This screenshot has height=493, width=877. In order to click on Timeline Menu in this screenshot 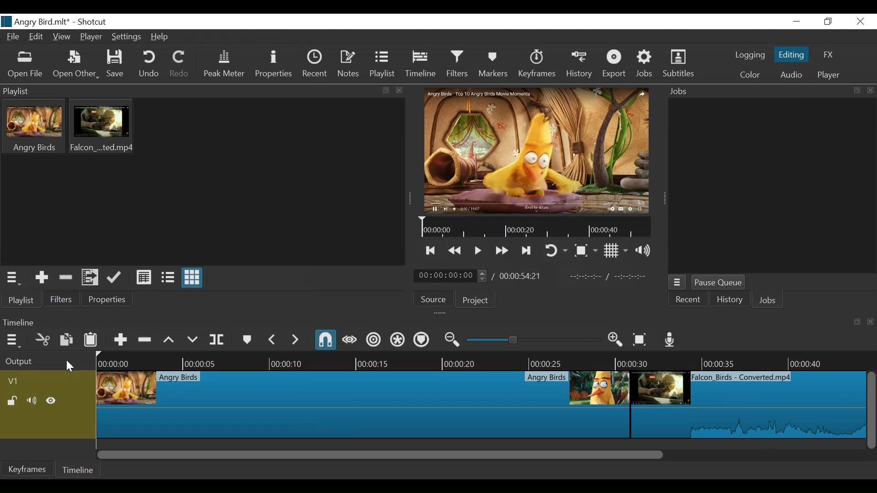, I will do `click(13, 340)`.